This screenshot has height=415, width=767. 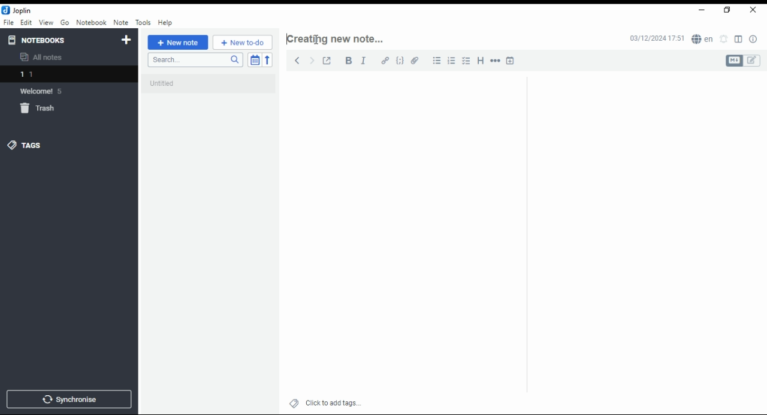 What do you see at coordinates (209, 85) in the screenshot?
I see `untitled` at bounding box center [209, 85].